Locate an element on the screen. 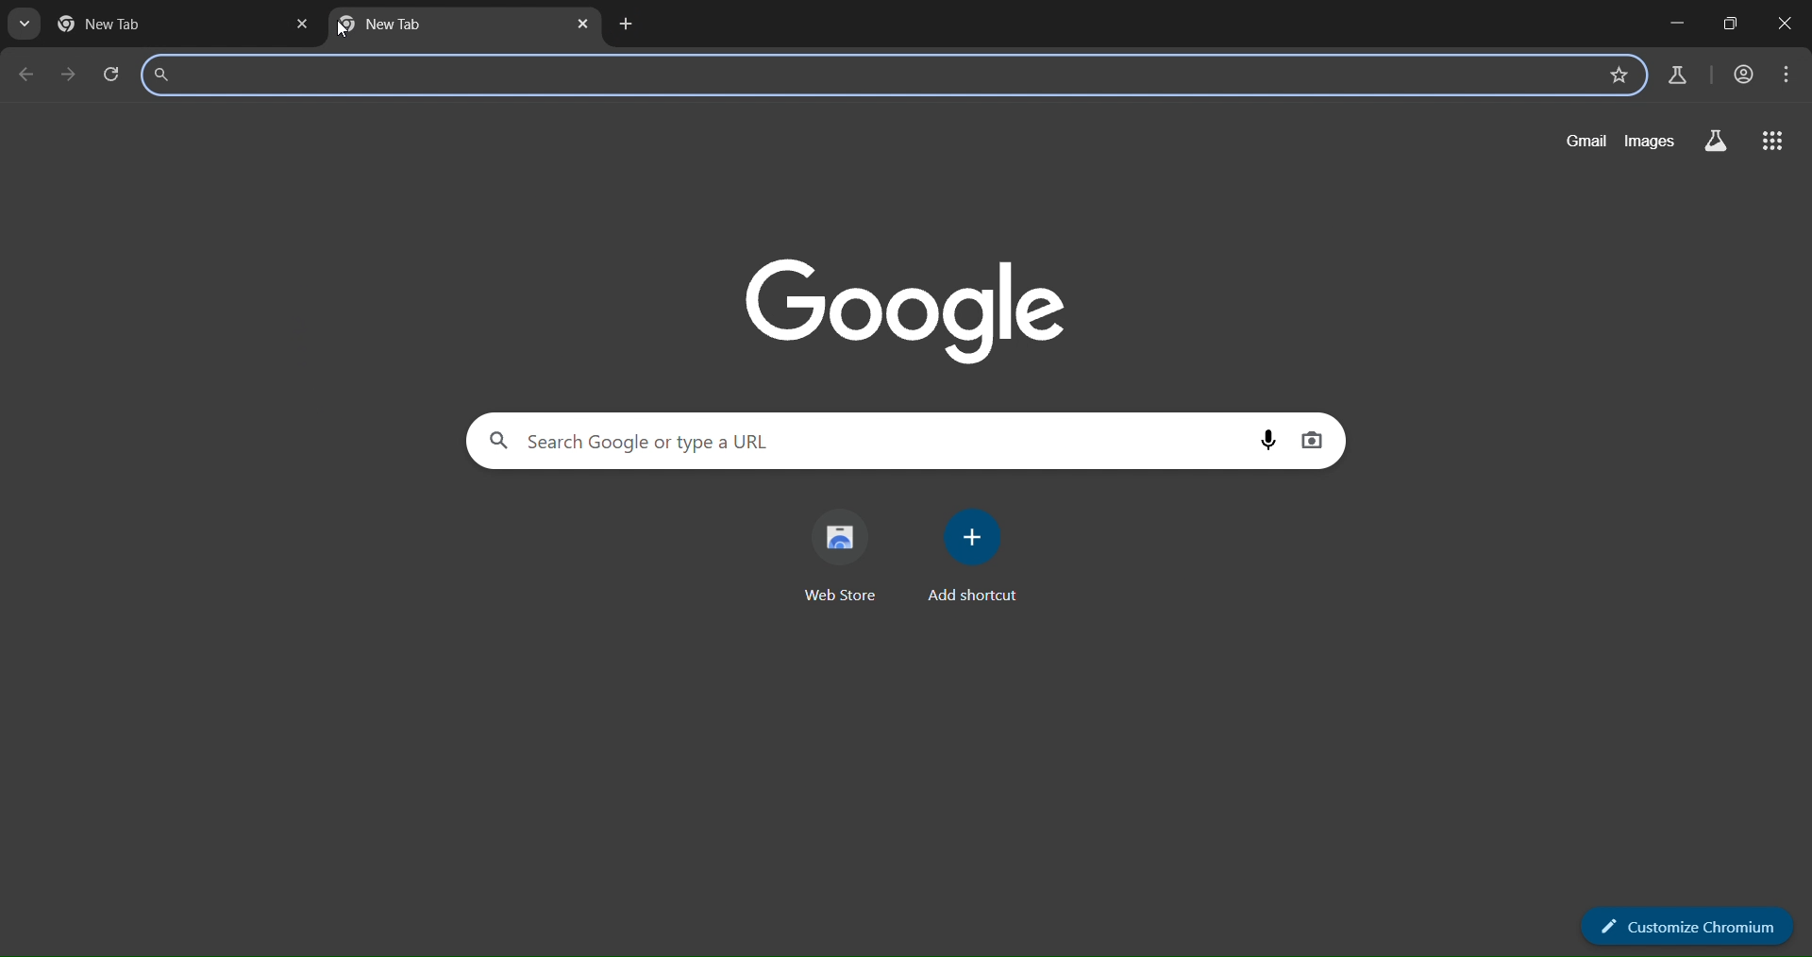 The height and width of the screenshot is (957, 1812). gmail is located at coordinates (1585, 141).